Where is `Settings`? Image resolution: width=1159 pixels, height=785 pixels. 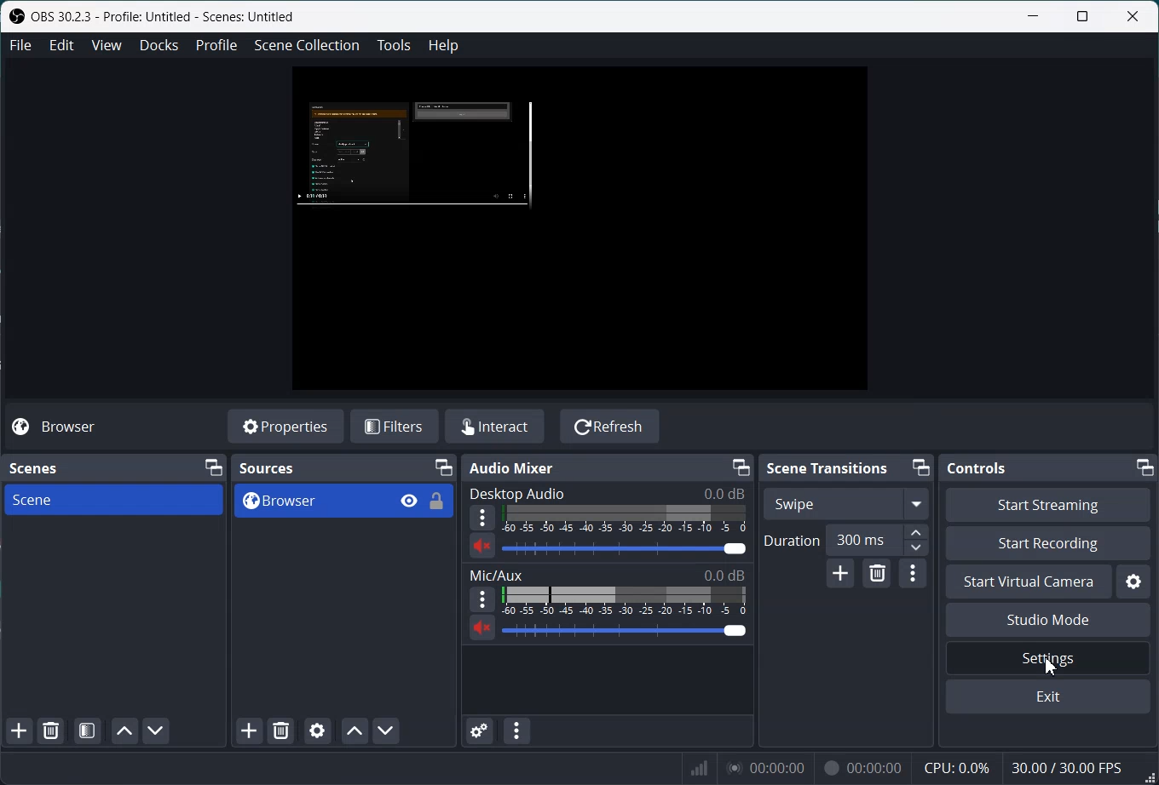
Settings is located at coordinates (1134, 582).